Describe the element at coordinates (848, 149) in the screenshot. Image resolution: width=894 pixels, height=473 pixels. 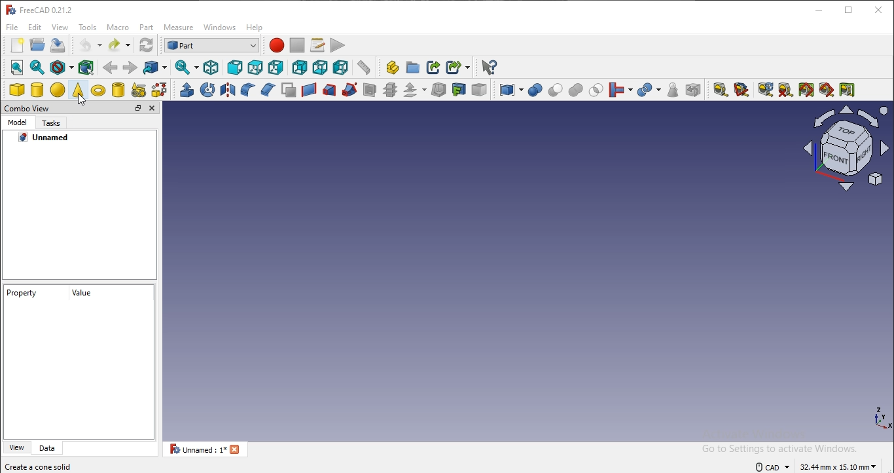
I see `icon` at that location.